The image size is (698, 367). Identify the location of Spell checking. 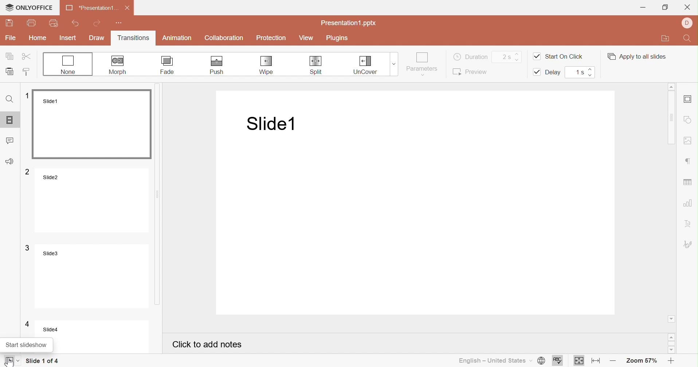
(558, 361).